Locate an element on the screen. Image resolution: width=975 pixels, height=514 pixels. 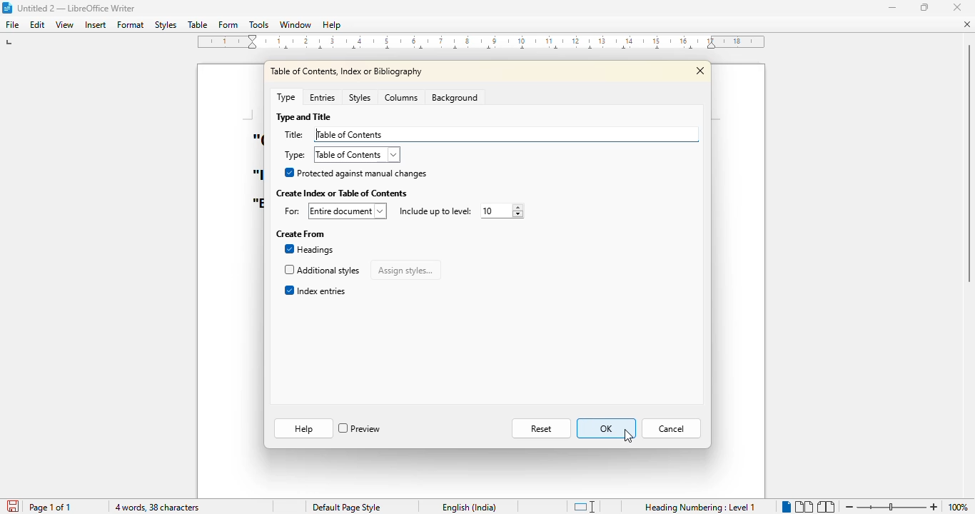
title:  is located at coordinates (294, 134).